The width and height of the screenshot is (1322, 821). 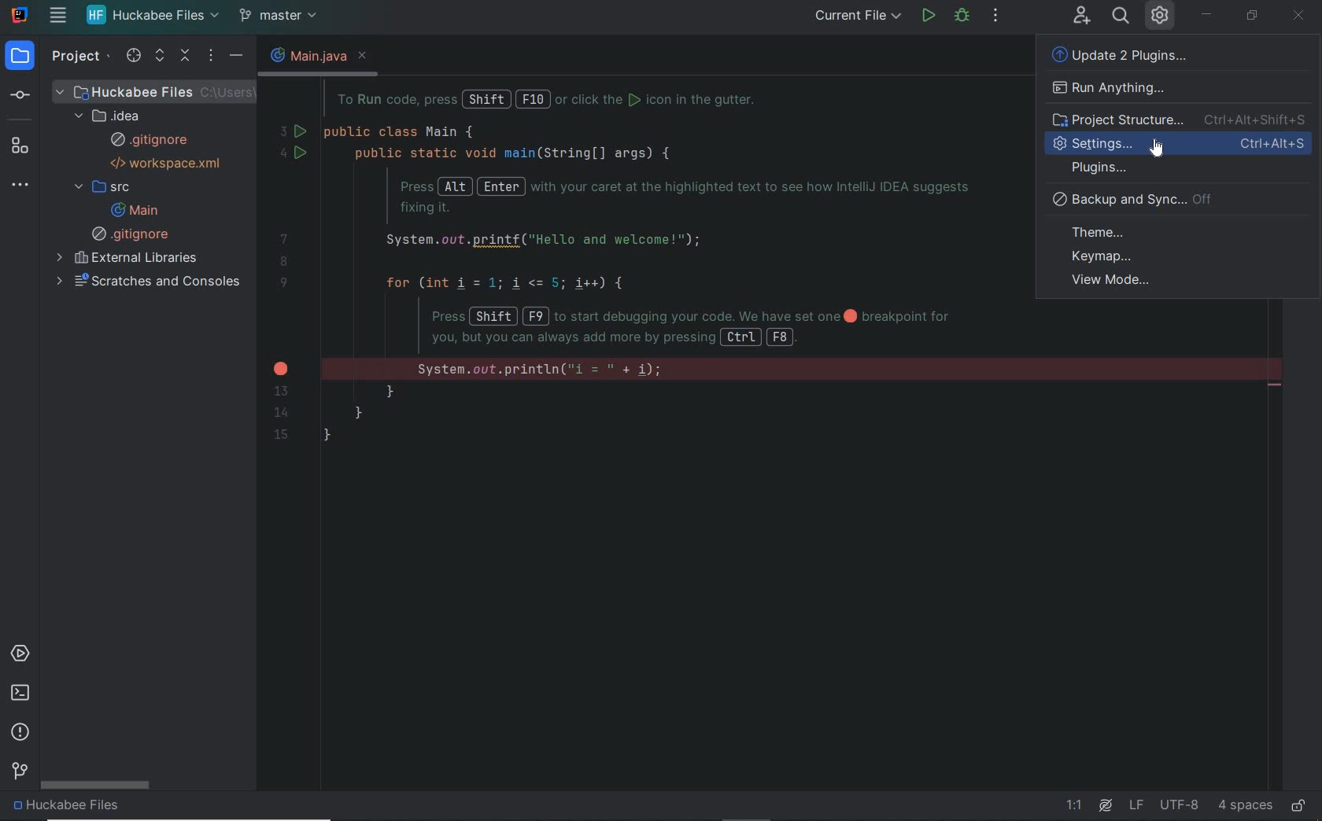 What do you see at coordinates (18, 773) in the screenshot?
I see `Git` at bounding box center [18, 773].